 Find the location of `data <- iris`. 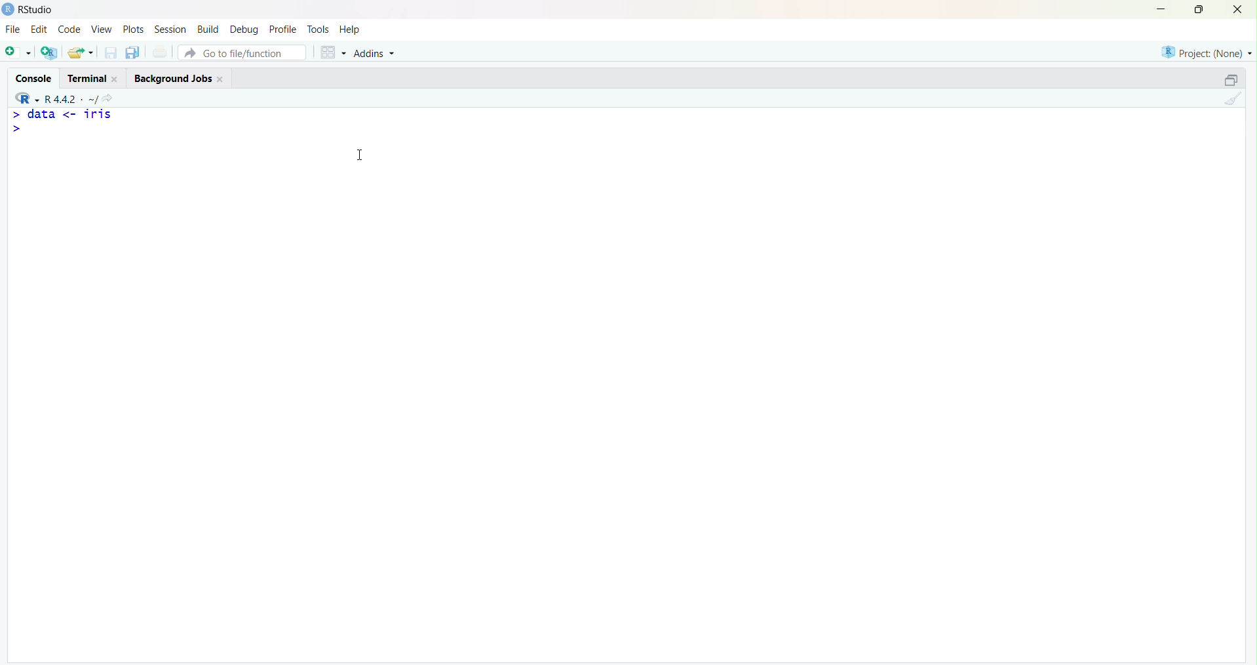

data <- iris is located at coordinates (71, 116).